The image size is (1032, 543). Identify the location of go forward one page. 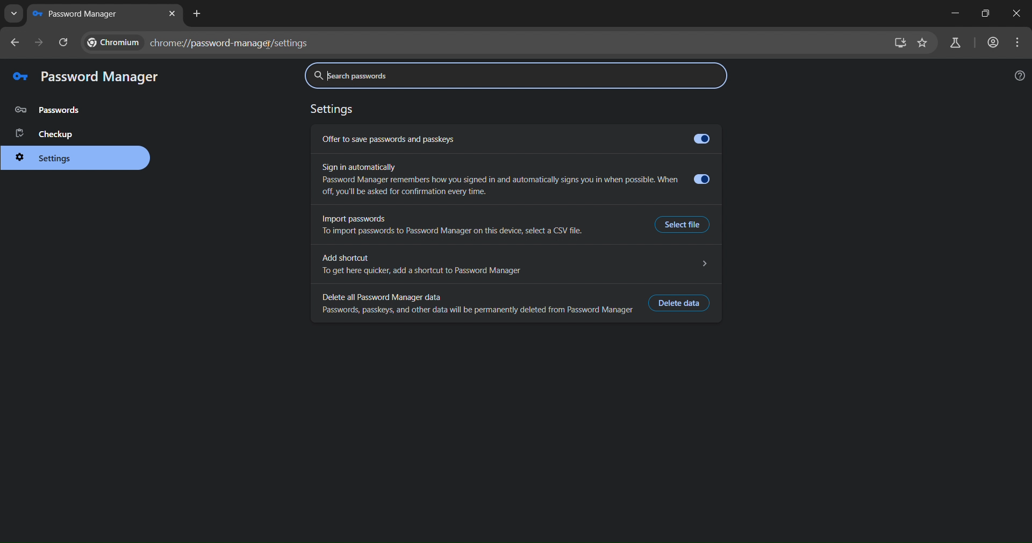
(40, 45).